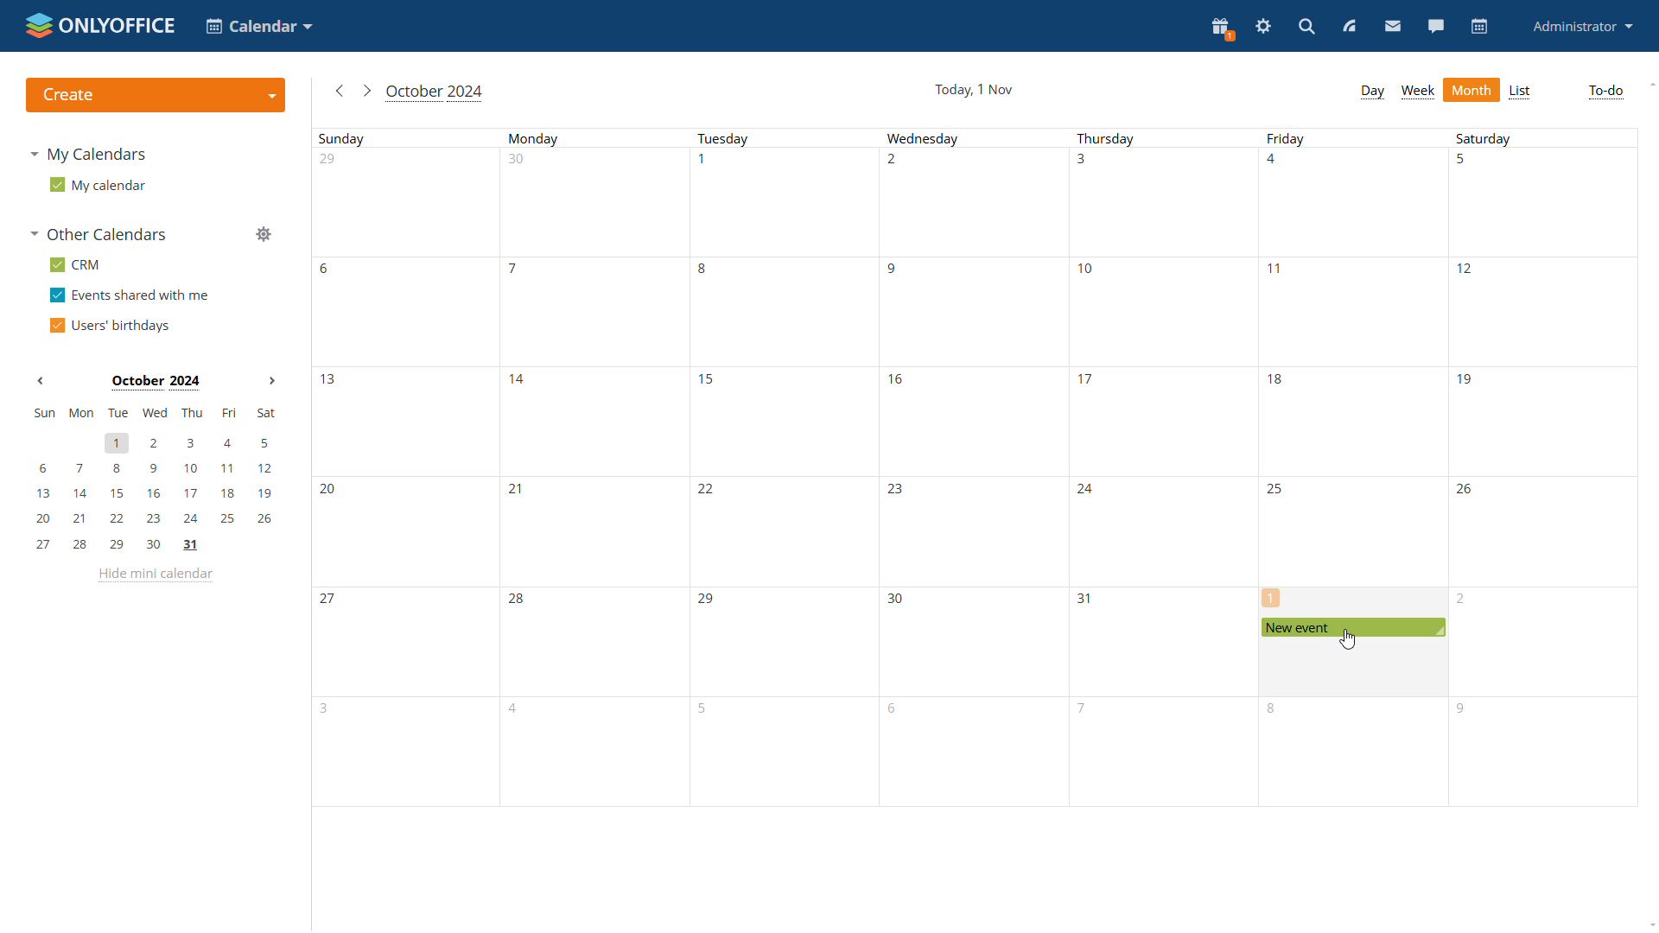 The width and height of the screenshot is (1659, 933). I want to click on other calendars, so click(100, 235).